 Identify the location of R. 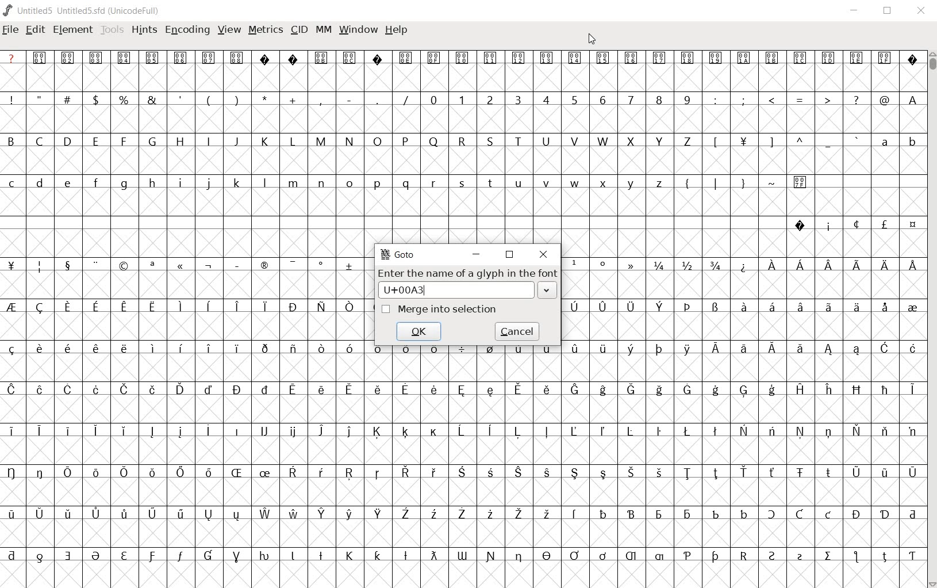
(463, 141).